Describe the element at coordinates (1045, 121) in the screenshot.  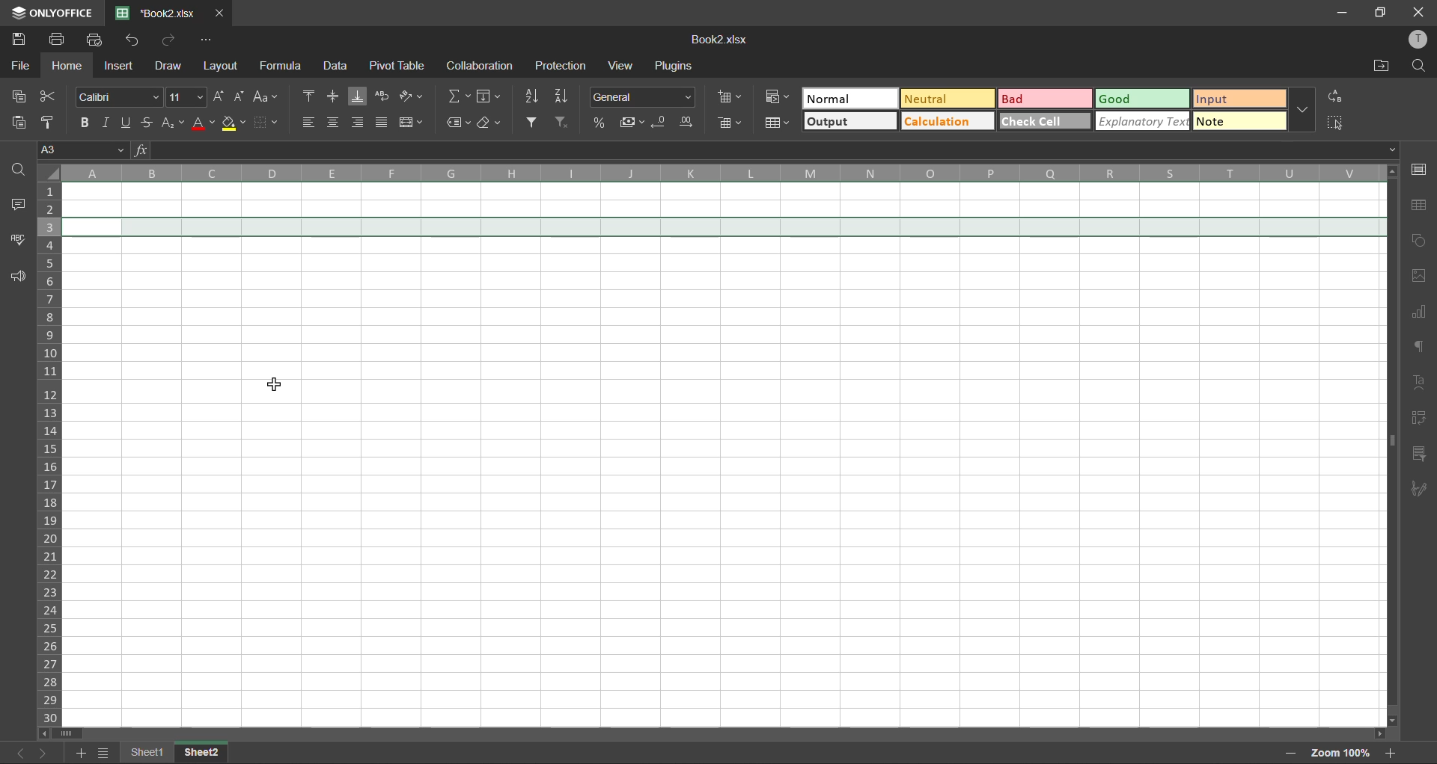
I see `check cell` at that location.